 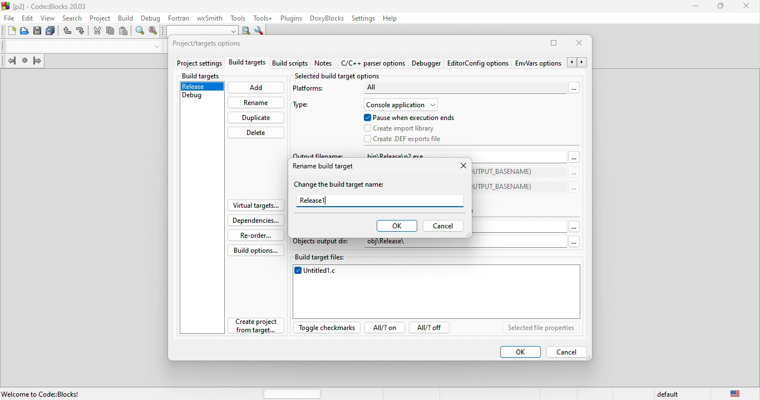 What do you see at coordinates (8, 18) in the screenshot?
I see `file` at bounding box center [8, 18].